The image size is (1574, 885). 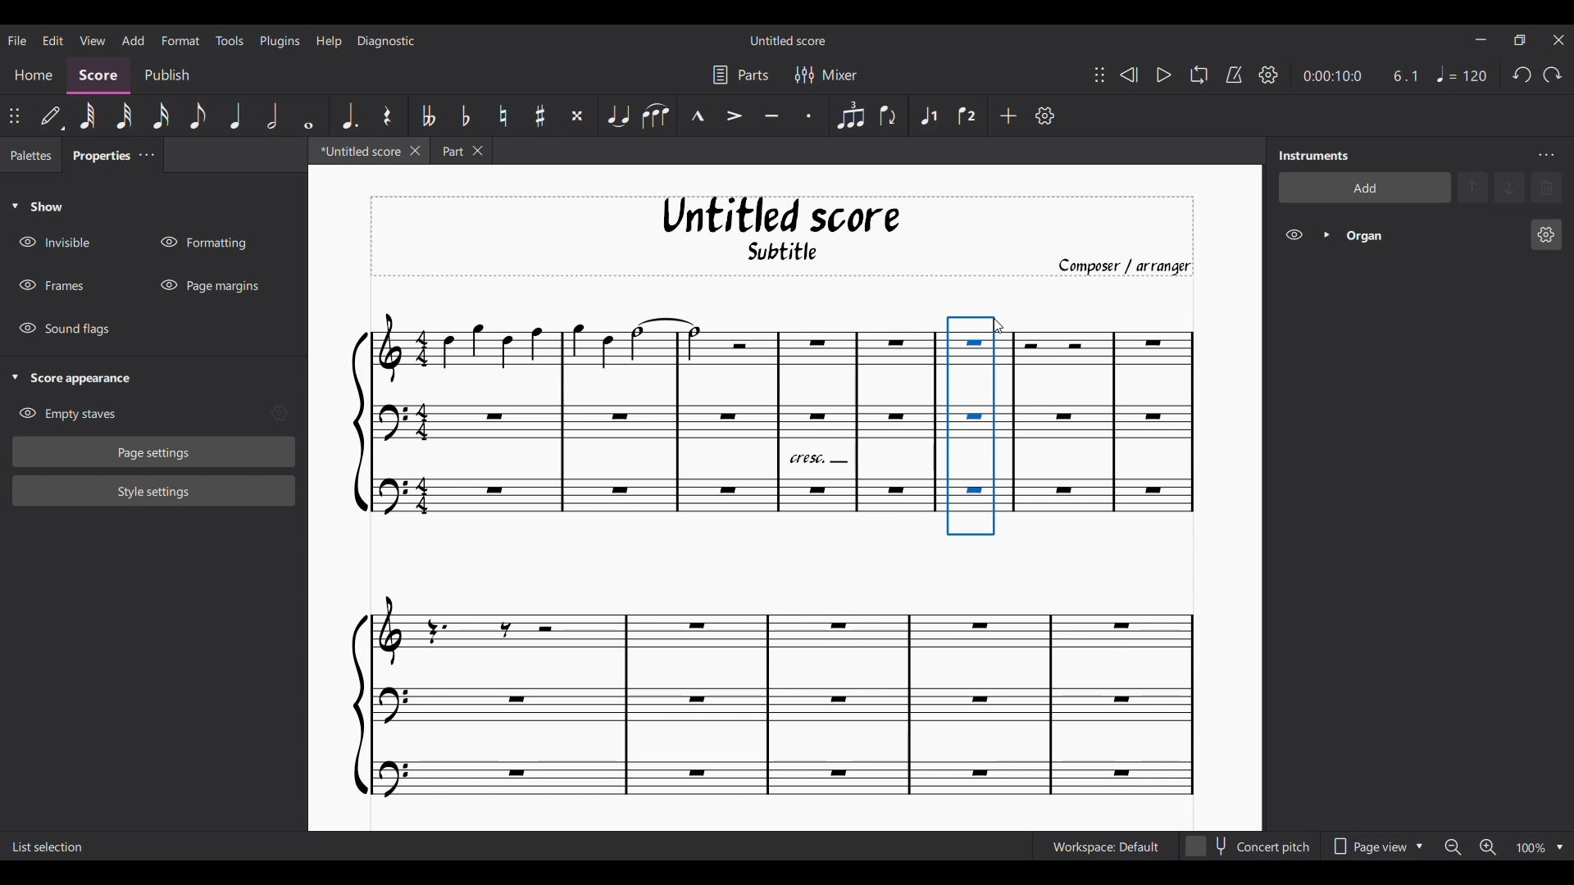 I want to click on Parts settings, so click(x=739, y=75).